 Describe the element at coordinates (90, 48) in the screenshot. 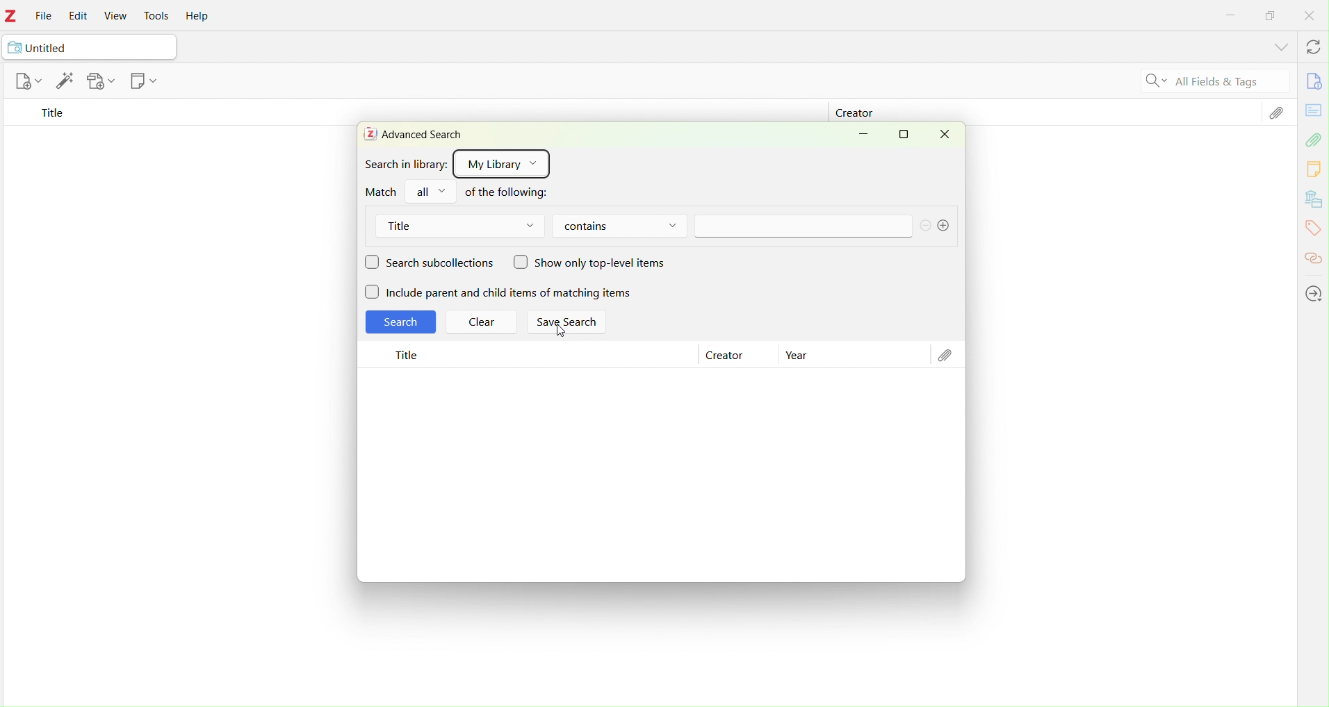

I see `Untitled` at that location.